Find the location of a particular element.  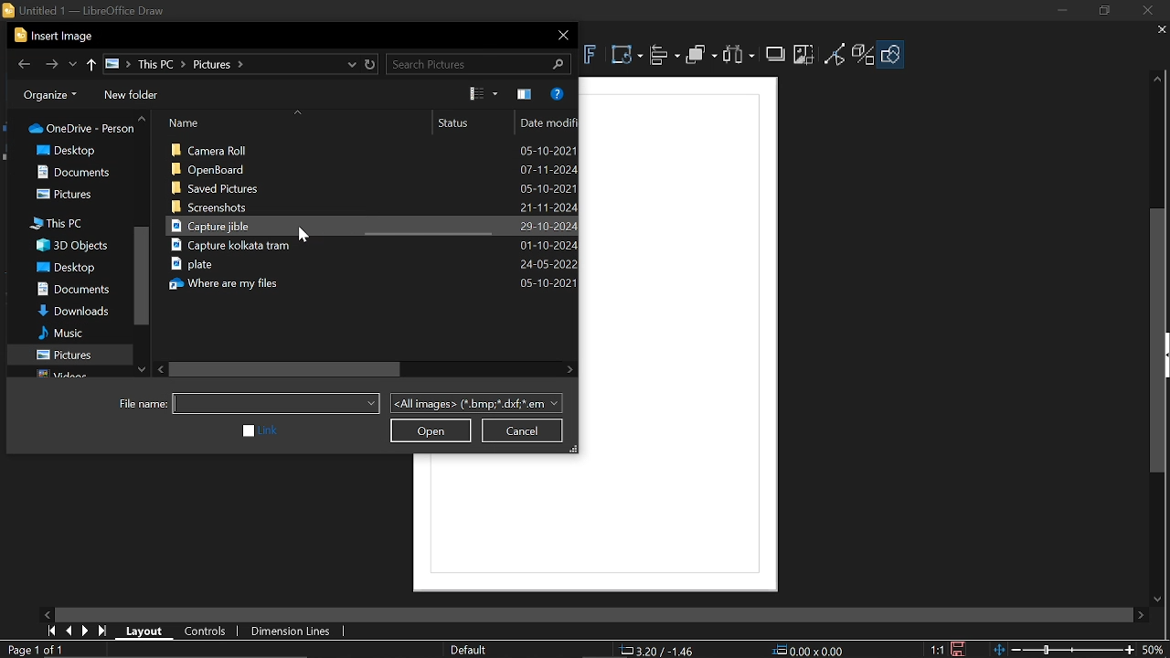

move down is located at coordinates (1163, 600).